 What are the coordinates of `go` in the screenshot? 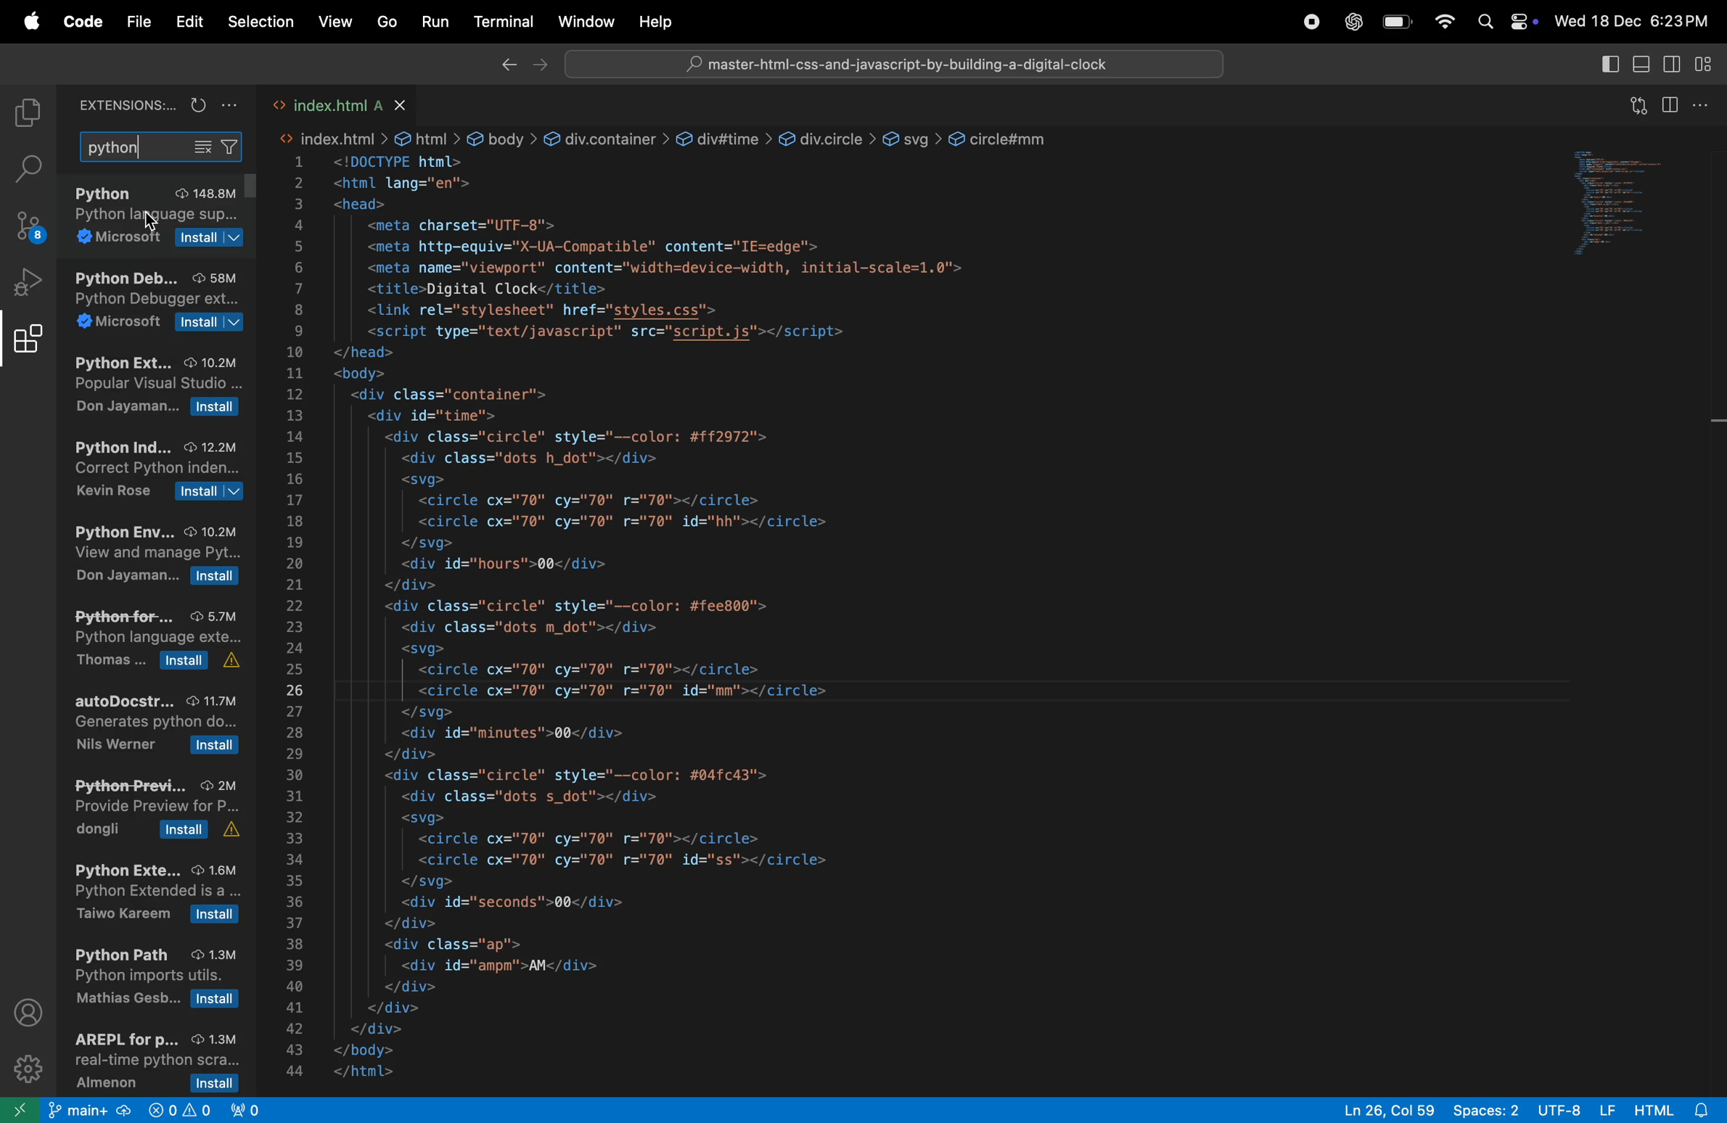 It's located at (384, 22).